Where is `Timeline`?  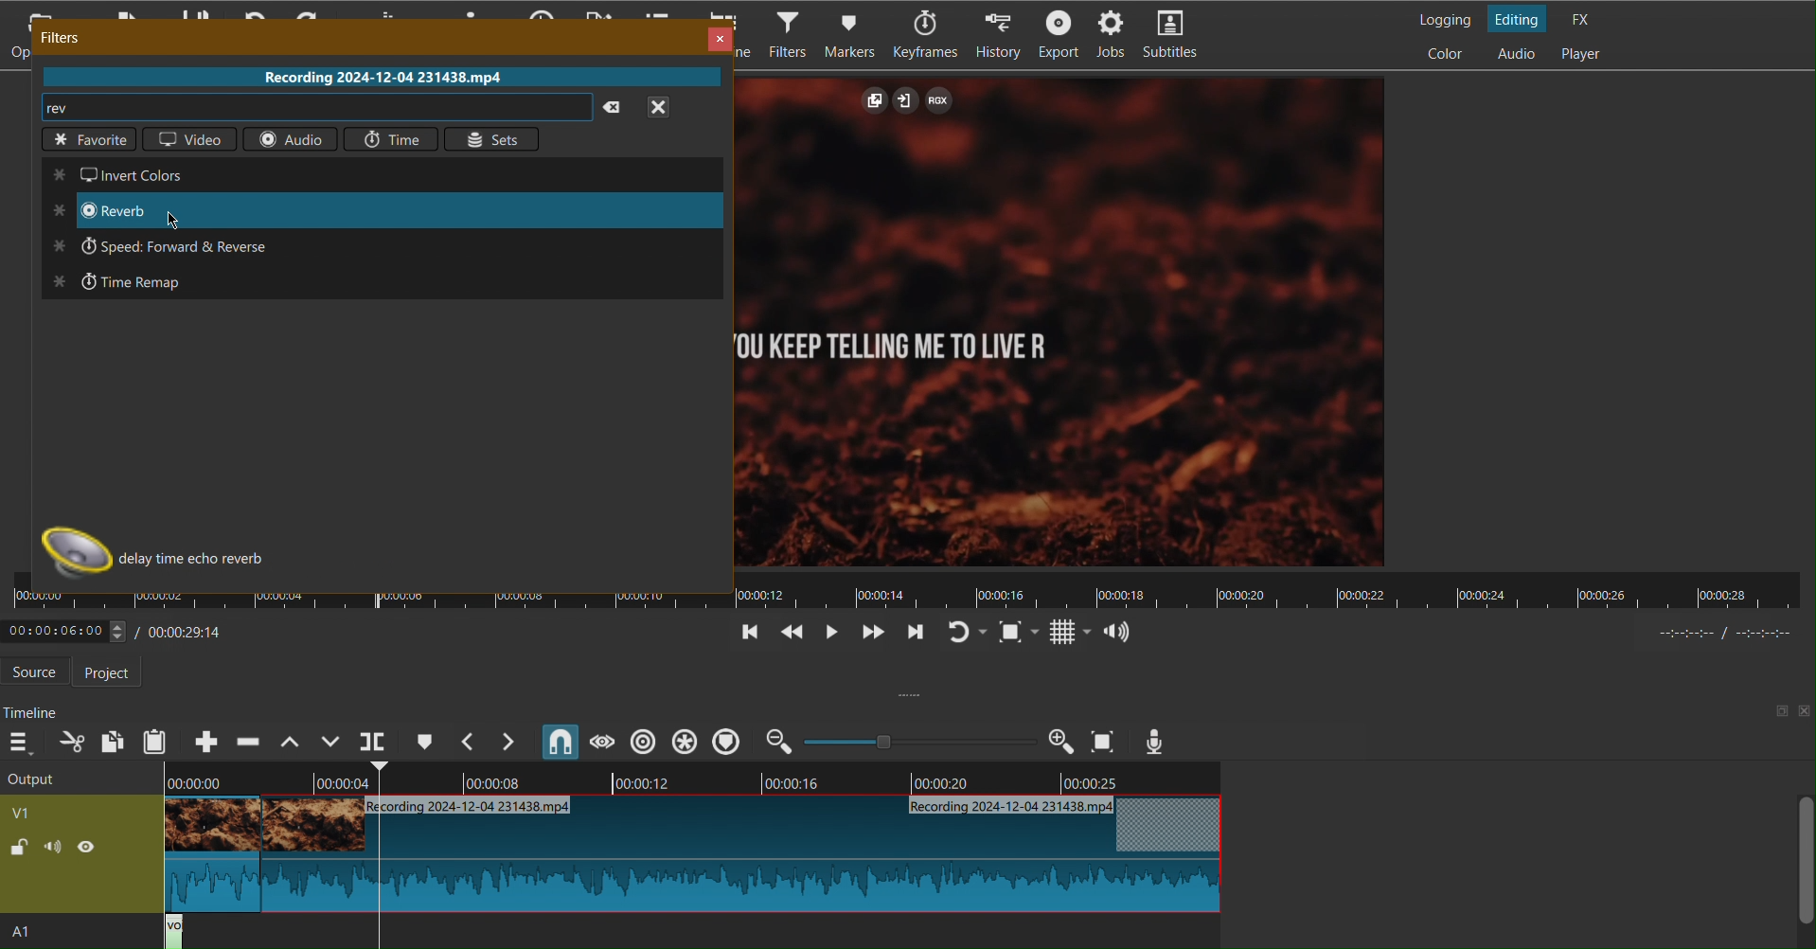
Timeline is located at coordinates (910, 599).